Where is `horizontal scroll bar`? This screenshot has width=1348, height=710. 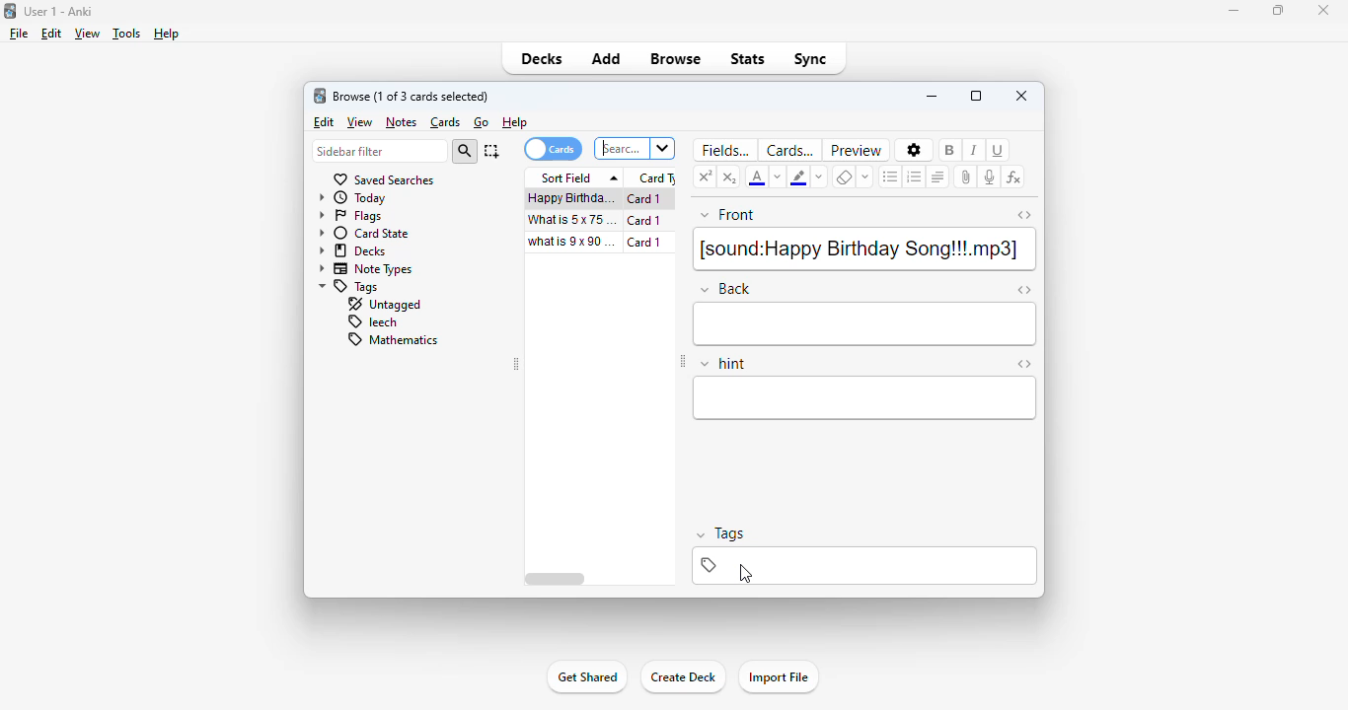 horizontal scroll bar is located at coordinates (556, 579).